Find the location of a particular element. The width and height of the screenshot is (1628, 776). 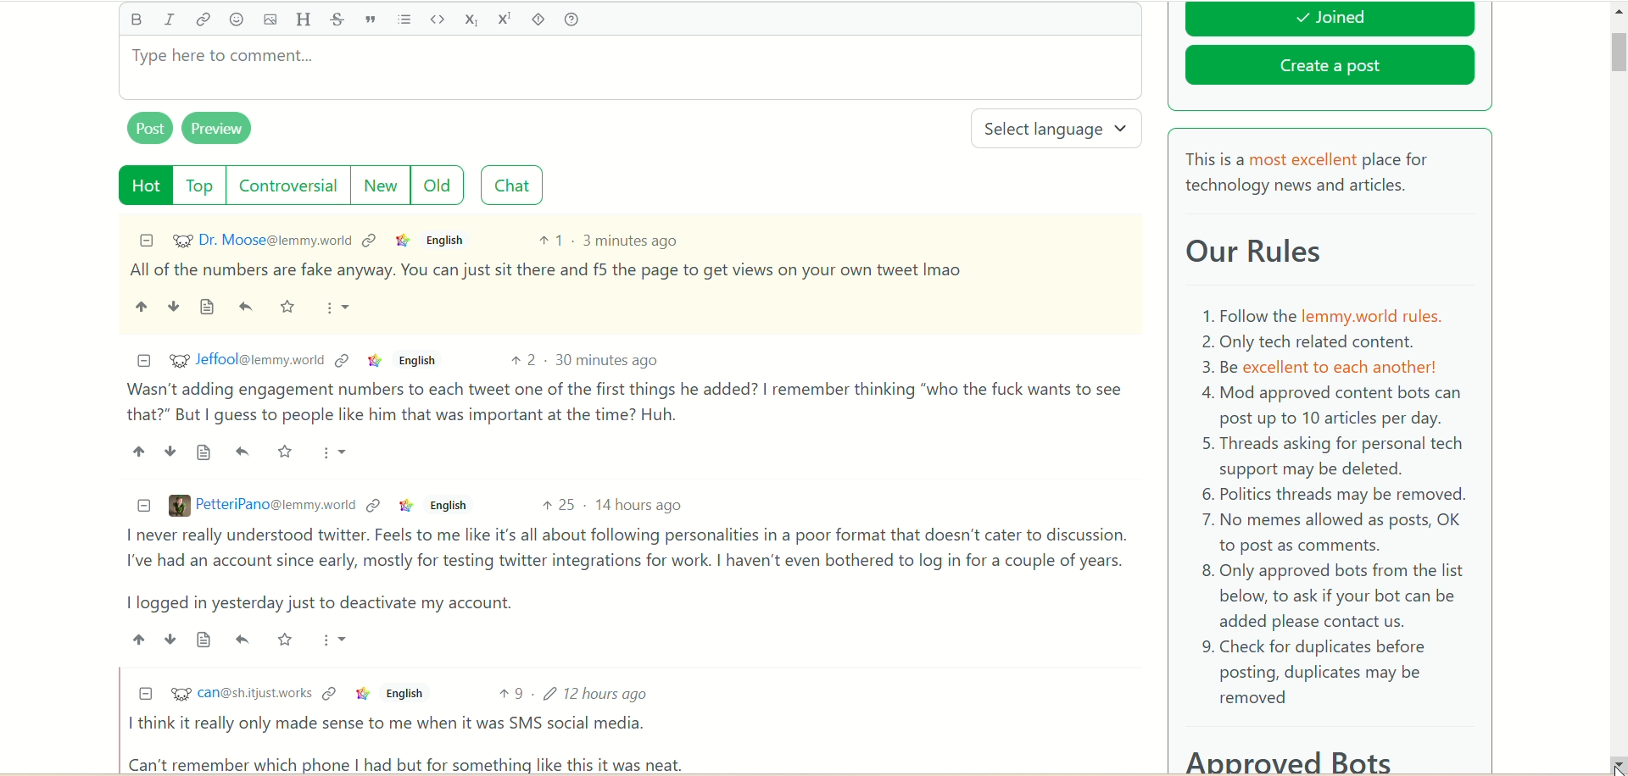

%P Jeffool@lemmy.world is located at coordinates (246, 359).